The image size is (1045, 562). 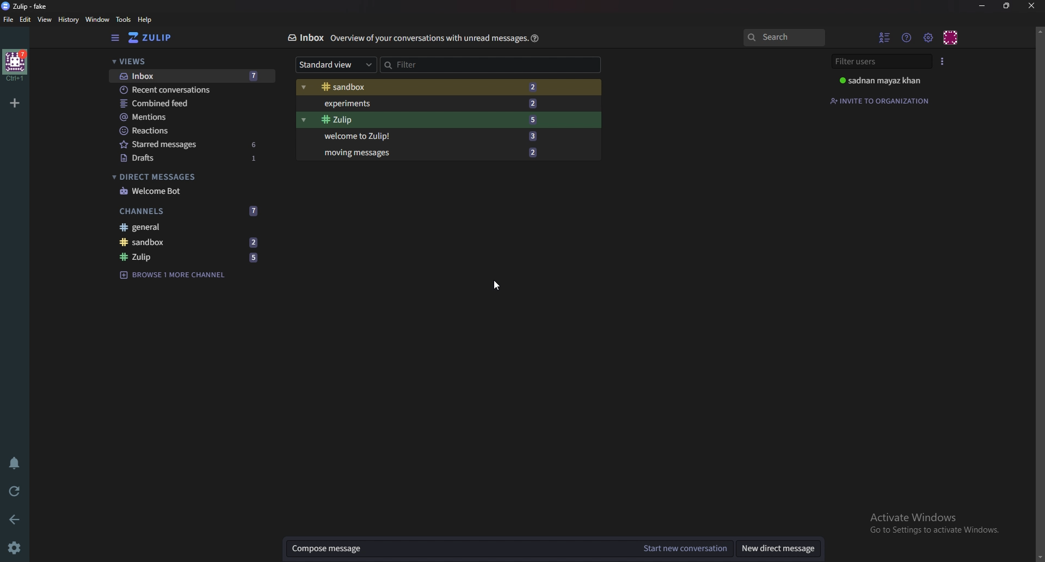 I want to click on Reactions, so click(x=189, y=131).